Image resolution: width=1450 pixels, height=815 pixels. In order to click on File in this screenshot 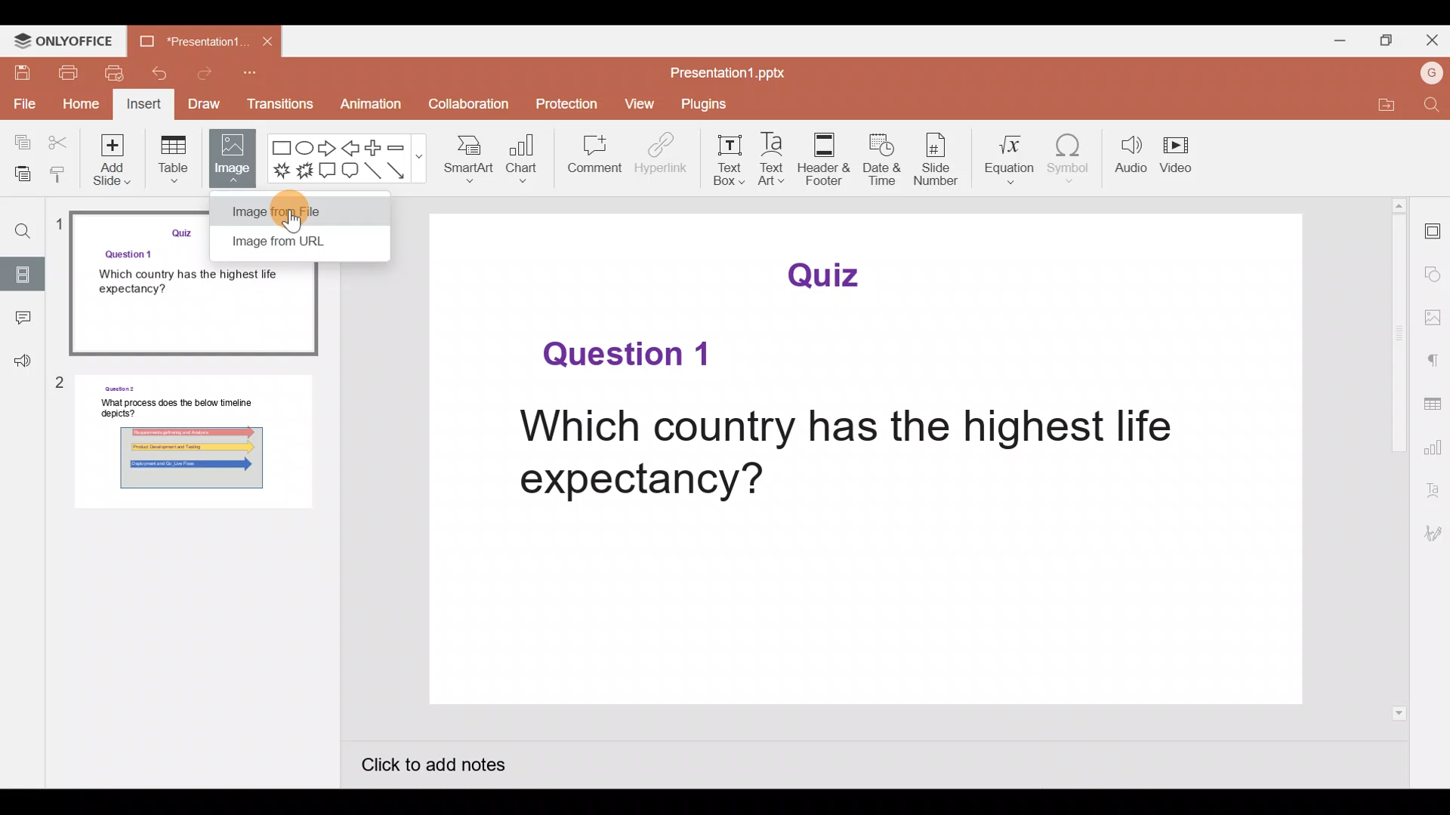, I will do `click(21, 103)`.